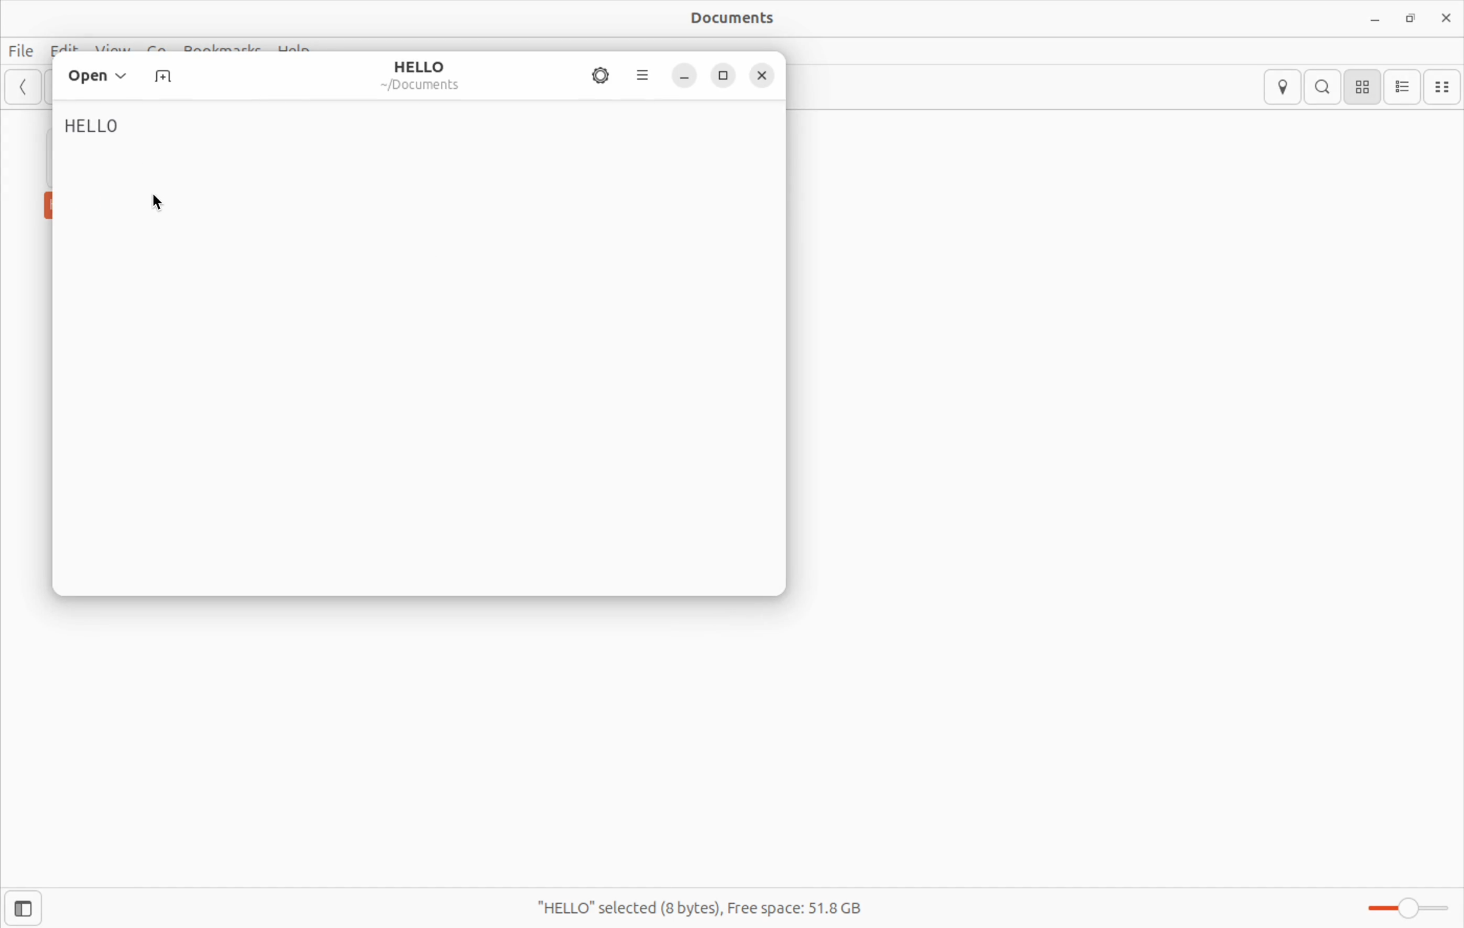 The height and width of the screenshot is (928, 1464). What do you see at coordinates (1281, 86) in the screenshot?
I see `location` at bounding box center [1281, 86].